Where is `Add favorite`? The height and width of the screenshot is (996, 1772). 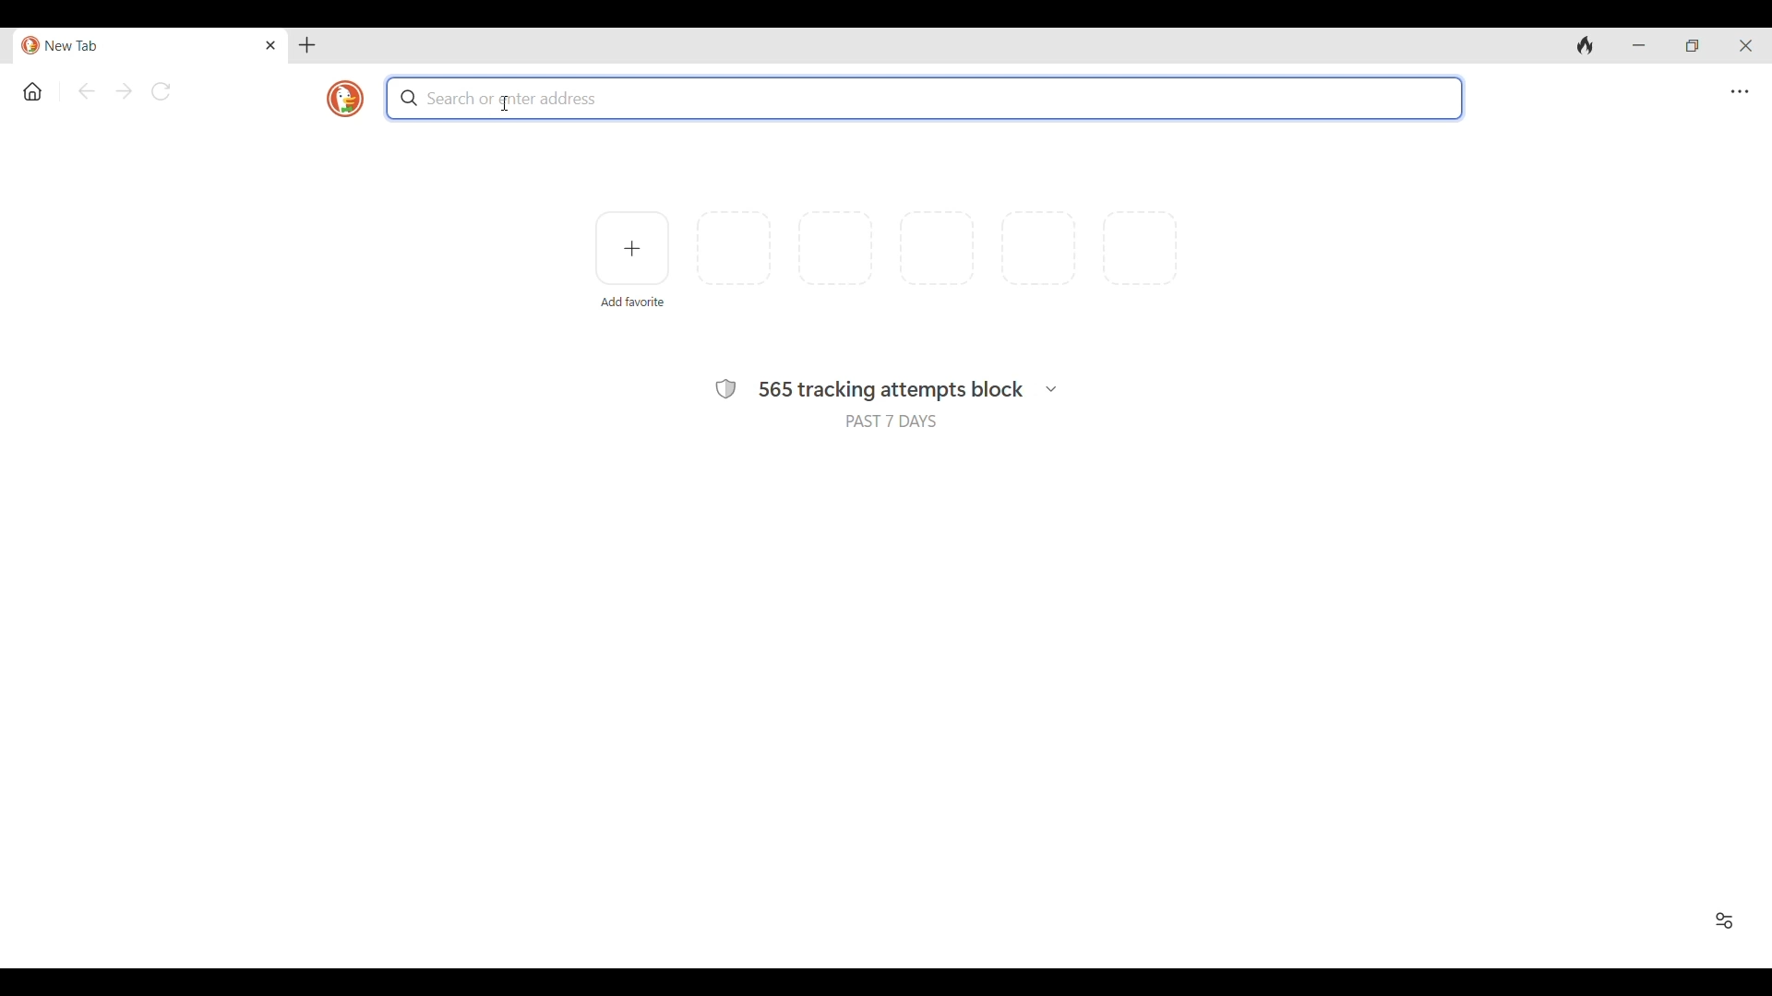
Add favorite is located at coordinates (633, 302).